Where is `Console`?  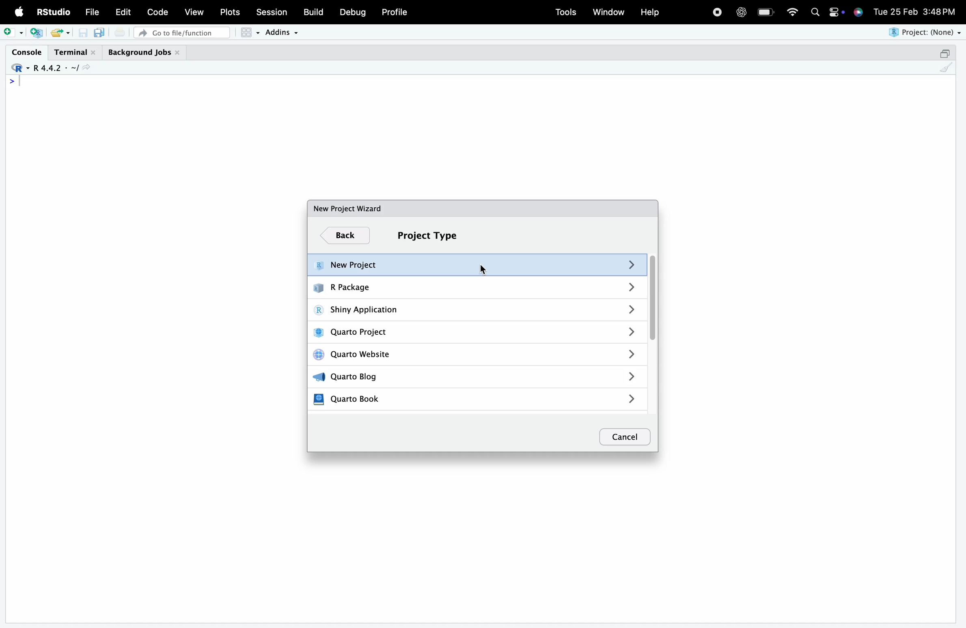
Console is located at coordinates (26, 52).